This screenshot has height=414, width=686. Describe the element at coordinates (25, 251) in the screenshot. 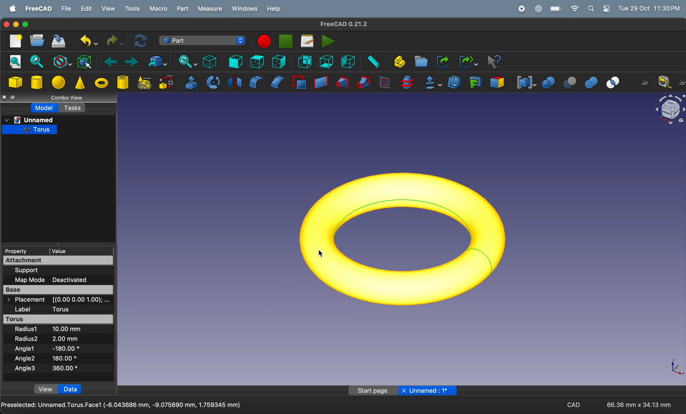

I see `property` at that location.